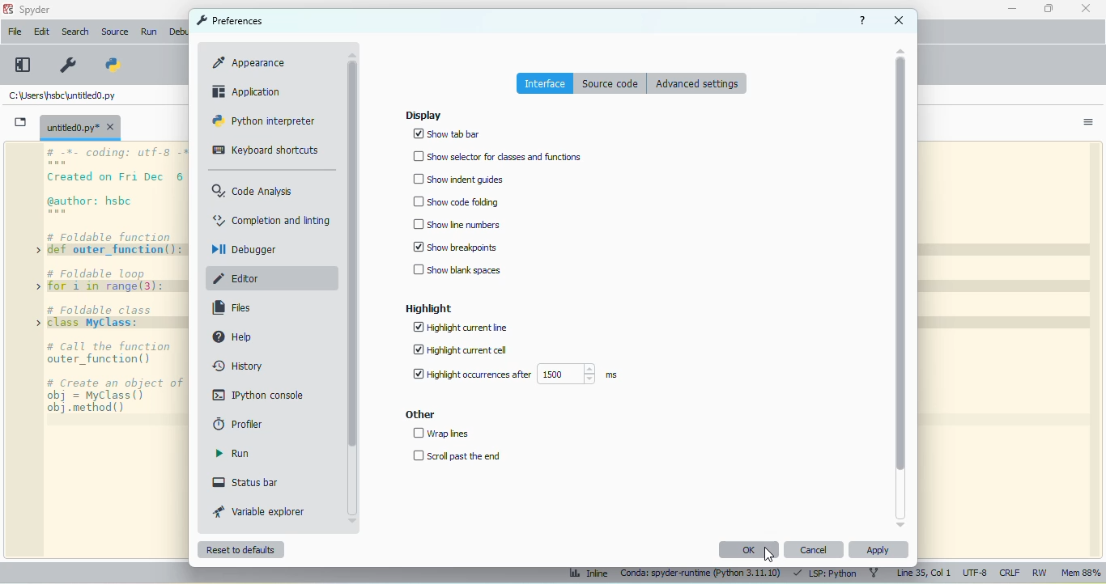  What do you see at coordinates (423, 115) in the screenshot?
I see `display` at bounding box center [423, 115].